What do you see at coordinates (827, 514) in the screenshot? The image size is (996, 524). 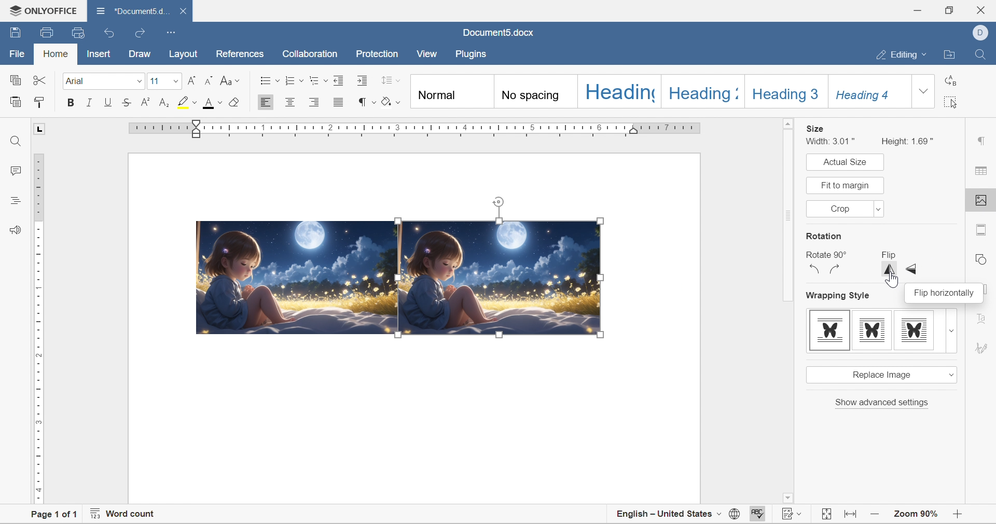 I see `fit to page` at bounding box center [827, 514].